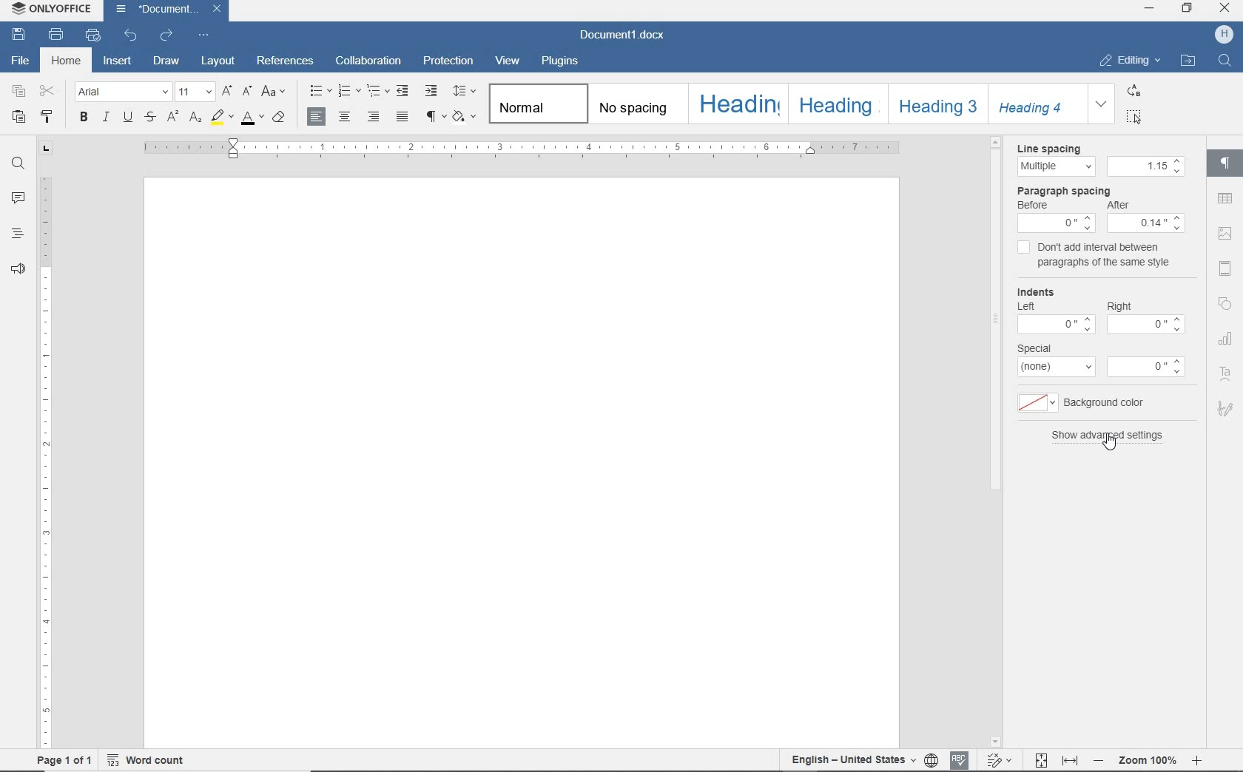 The height and width of the screenshot is (772, 1243). What do you see at coordinates (317, 118) in the screenshot?
I see `align left` at bounding box center [317, 118].